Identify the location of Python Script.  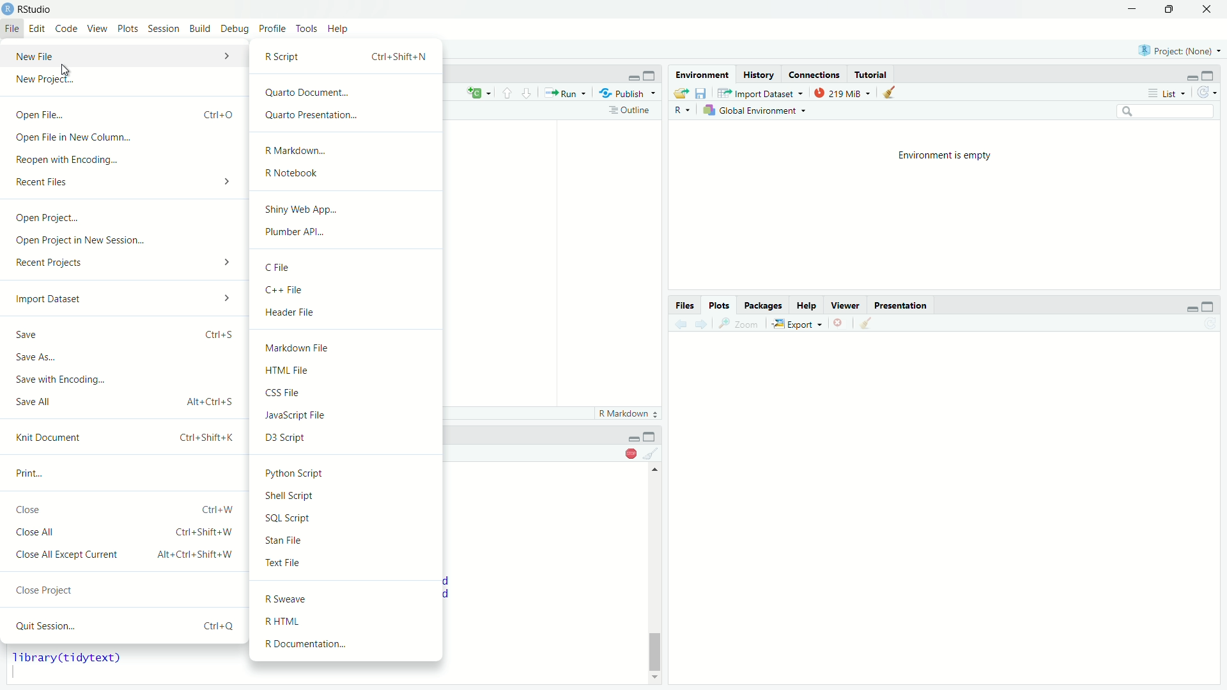
(347, 471).